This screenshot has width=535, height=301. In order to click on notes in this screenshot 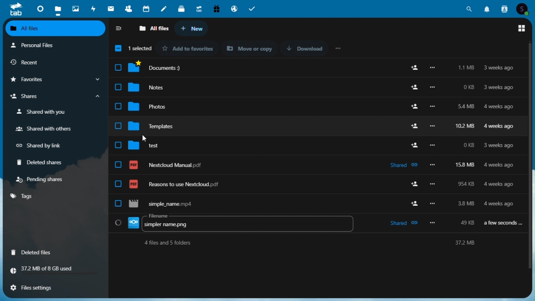, I will do `click(165, 7)`.